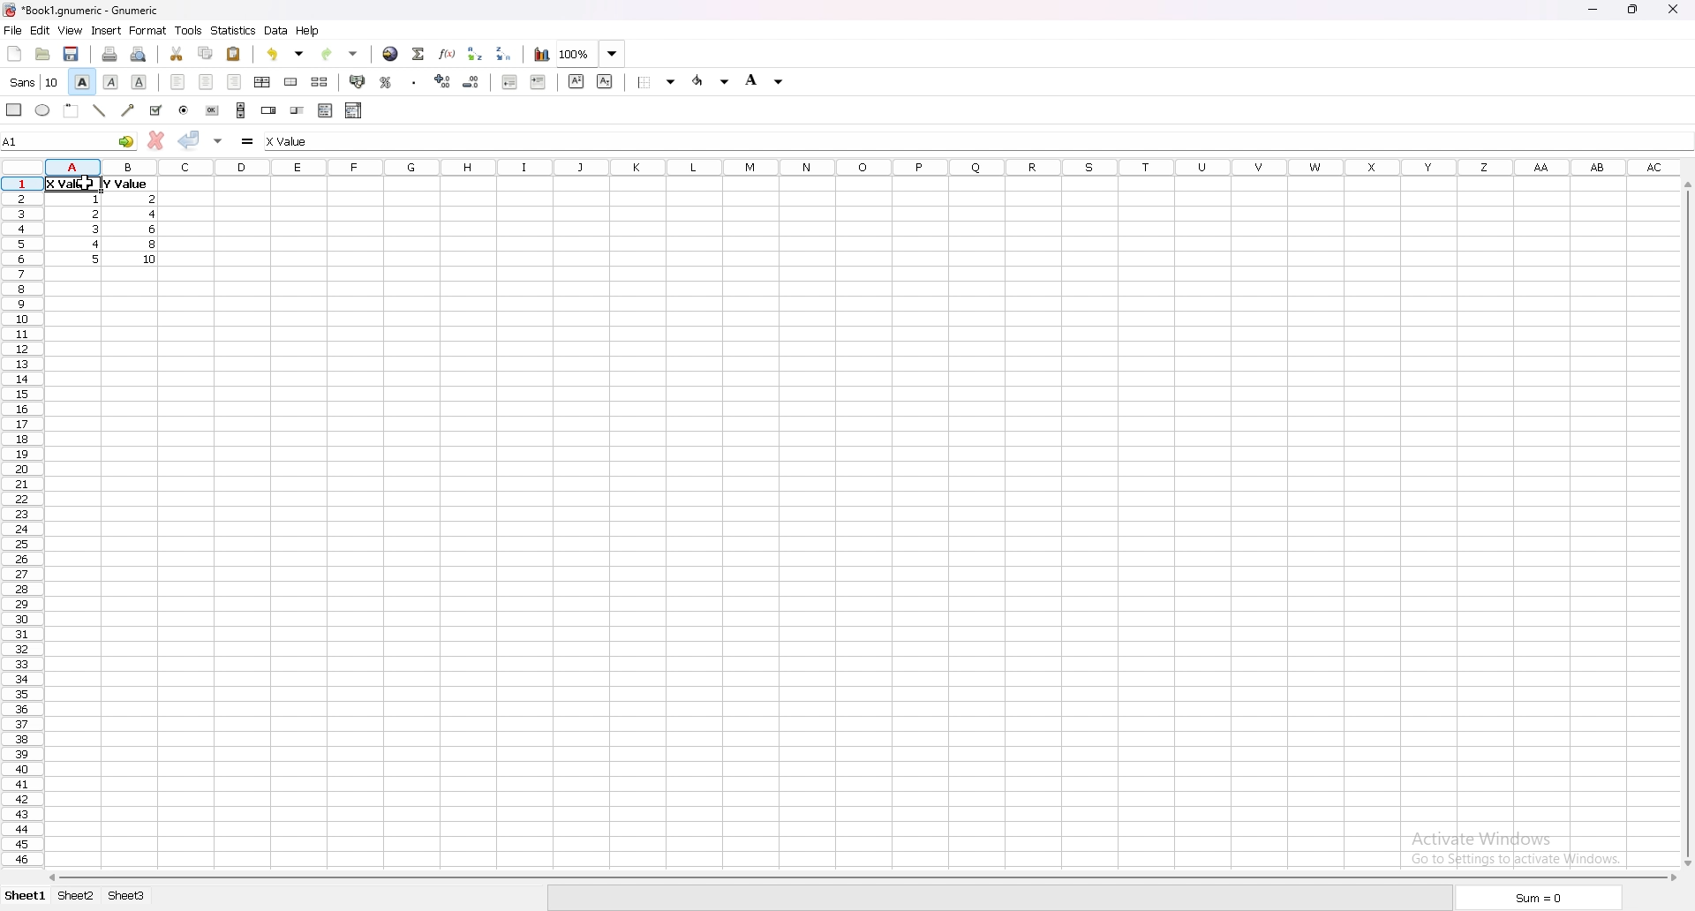 The image size is (1695, 911). What do you see at coordinates (212, 110) in the screenshot?
I see `button` at bounding box center [212, 110].